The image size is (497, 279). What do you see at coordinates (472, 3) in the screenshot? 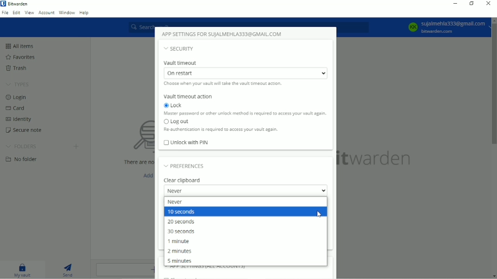
I see `Restore down` at bounding box center [472, 3].